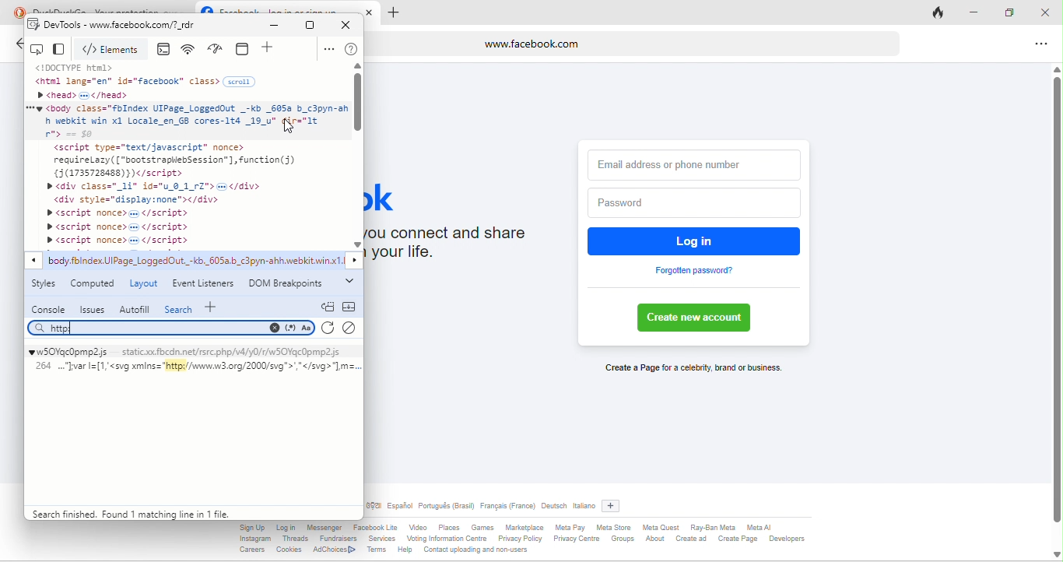 The image size is (1063, 562). Describe the element at coordinates (327, 328) in the screenshot. I see `refresh` at that location.